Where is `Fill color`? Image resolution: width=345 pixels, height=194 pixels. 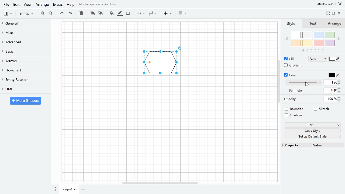
Fill color is located at coordinates (334, 59).